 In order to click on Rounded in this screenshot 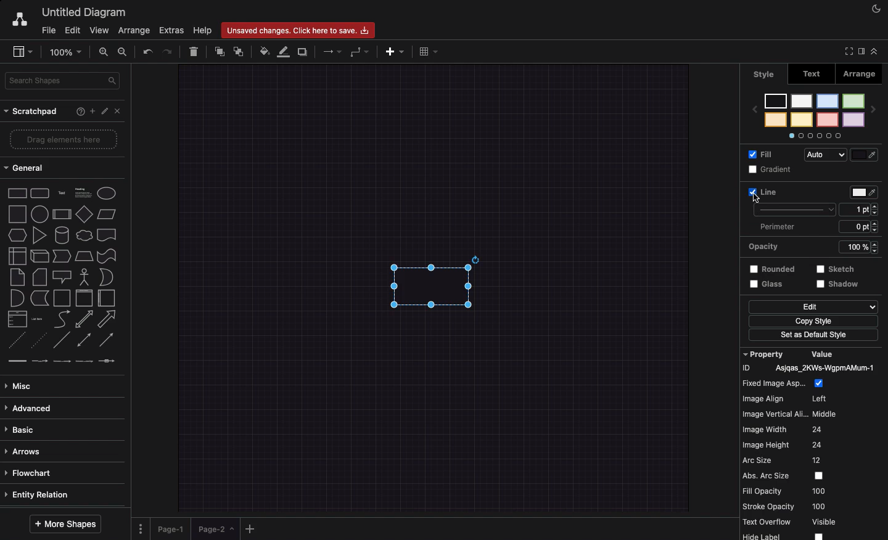, I will do `click(773, 268)`.